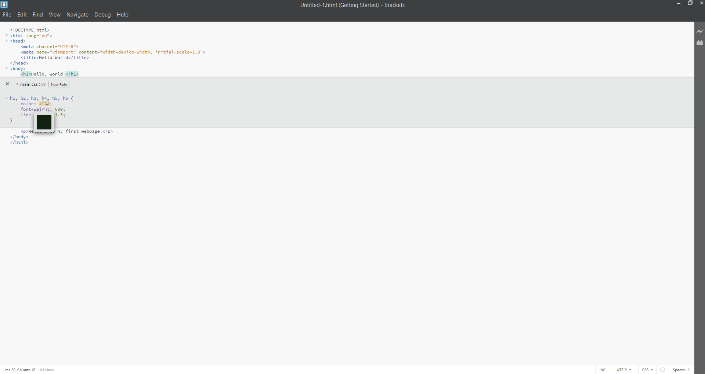  I want to click on view, so click(55, 15).